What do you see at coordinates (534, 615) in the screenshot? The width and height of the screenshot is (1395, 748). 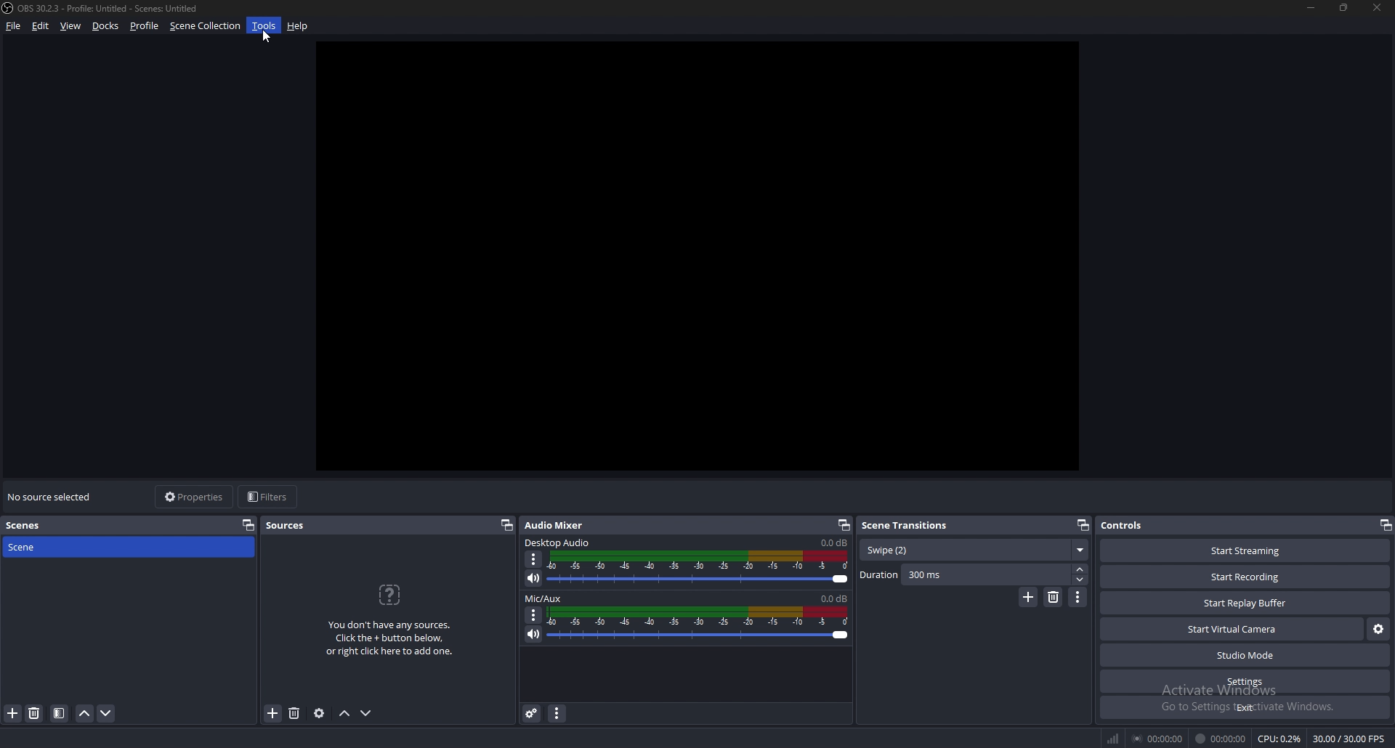 I see `options` at bounding box center [534, 615].